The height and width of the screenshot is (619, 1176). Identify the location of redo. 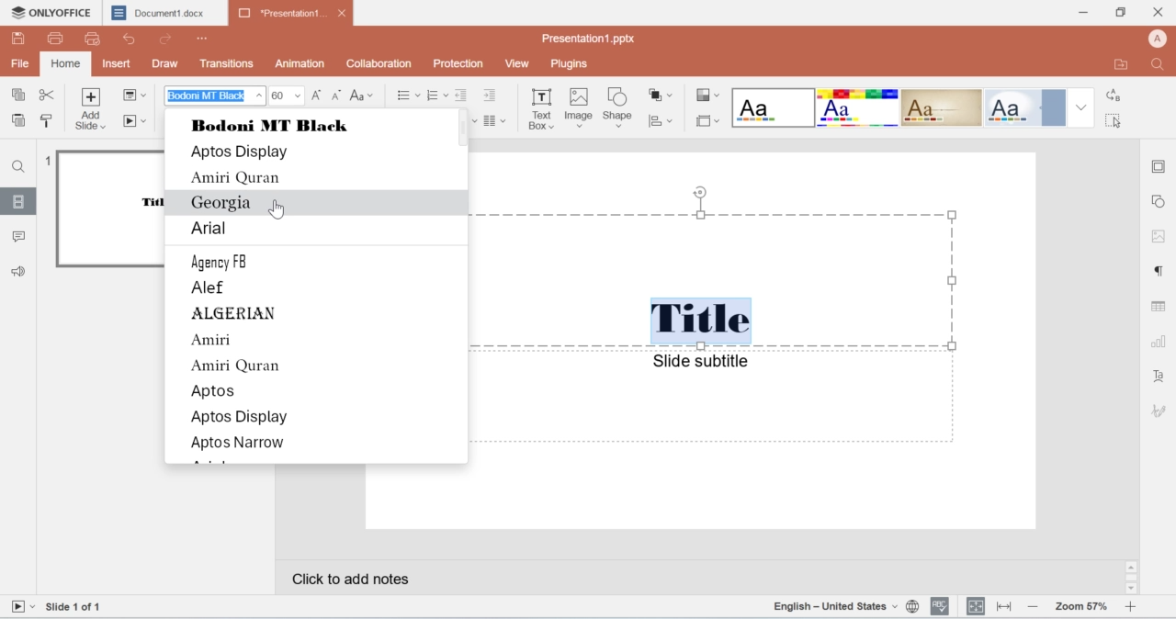
(167, 41).